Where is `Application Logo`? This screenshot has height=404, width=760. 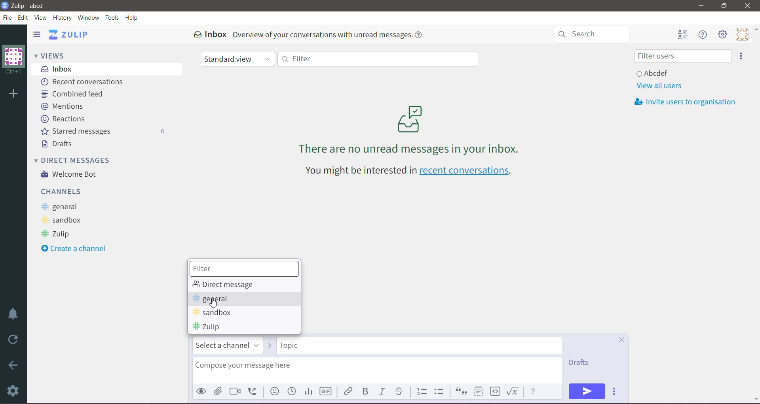 Application Logo is located at coordinates (5, 5).